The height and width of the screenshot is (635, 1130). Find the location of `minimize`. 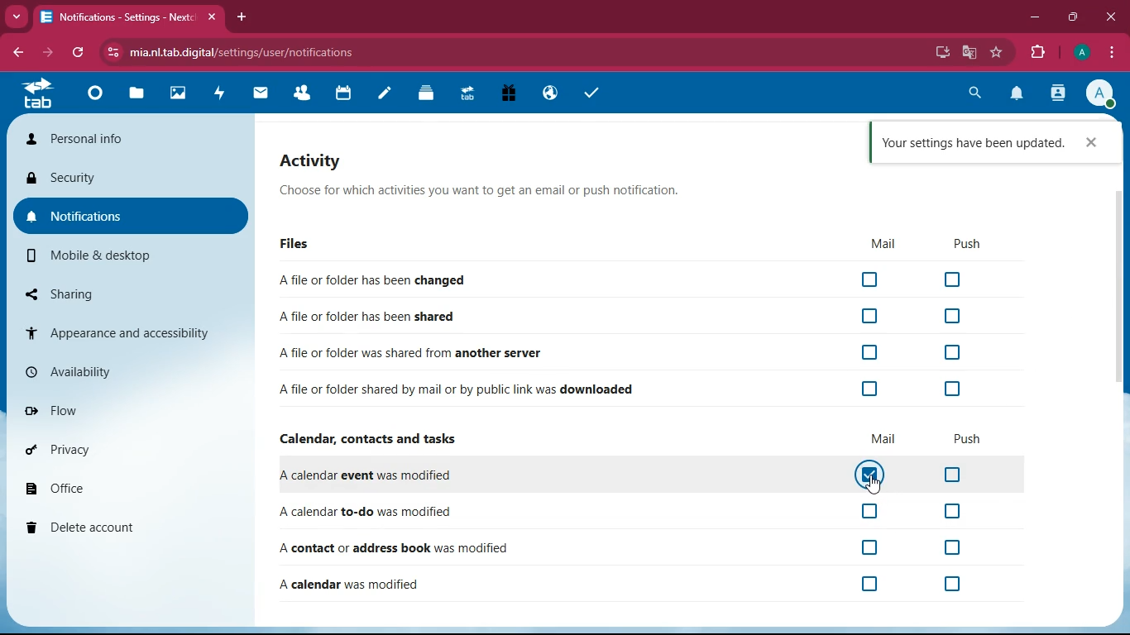

minimize is located at coordinates (1034, 18).